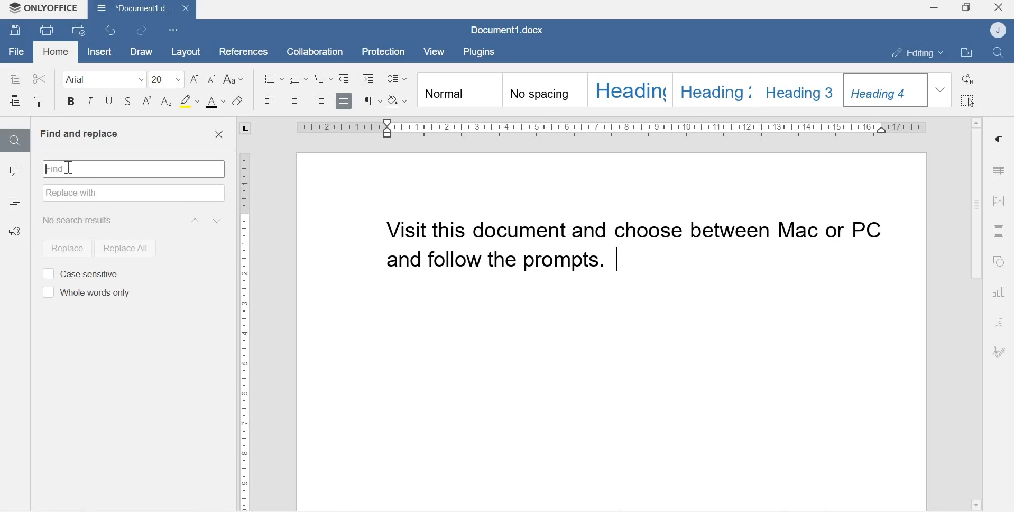 The image size is (1014, 512). I want to click on Shapes, so click(1001, 262).